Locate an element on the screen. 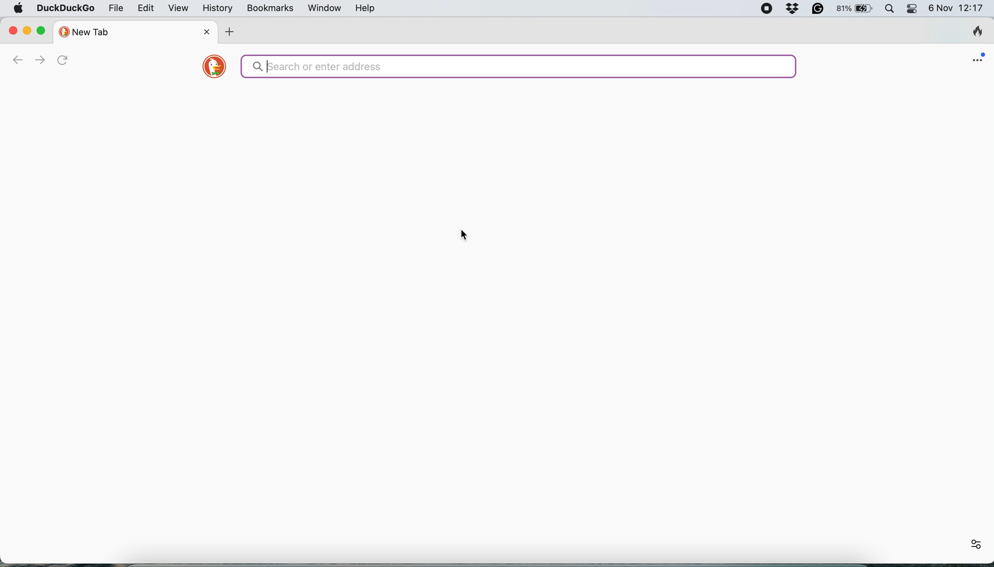 The height and width of the screenshot is (567, 994). more options is located at coordinates (970, 541).